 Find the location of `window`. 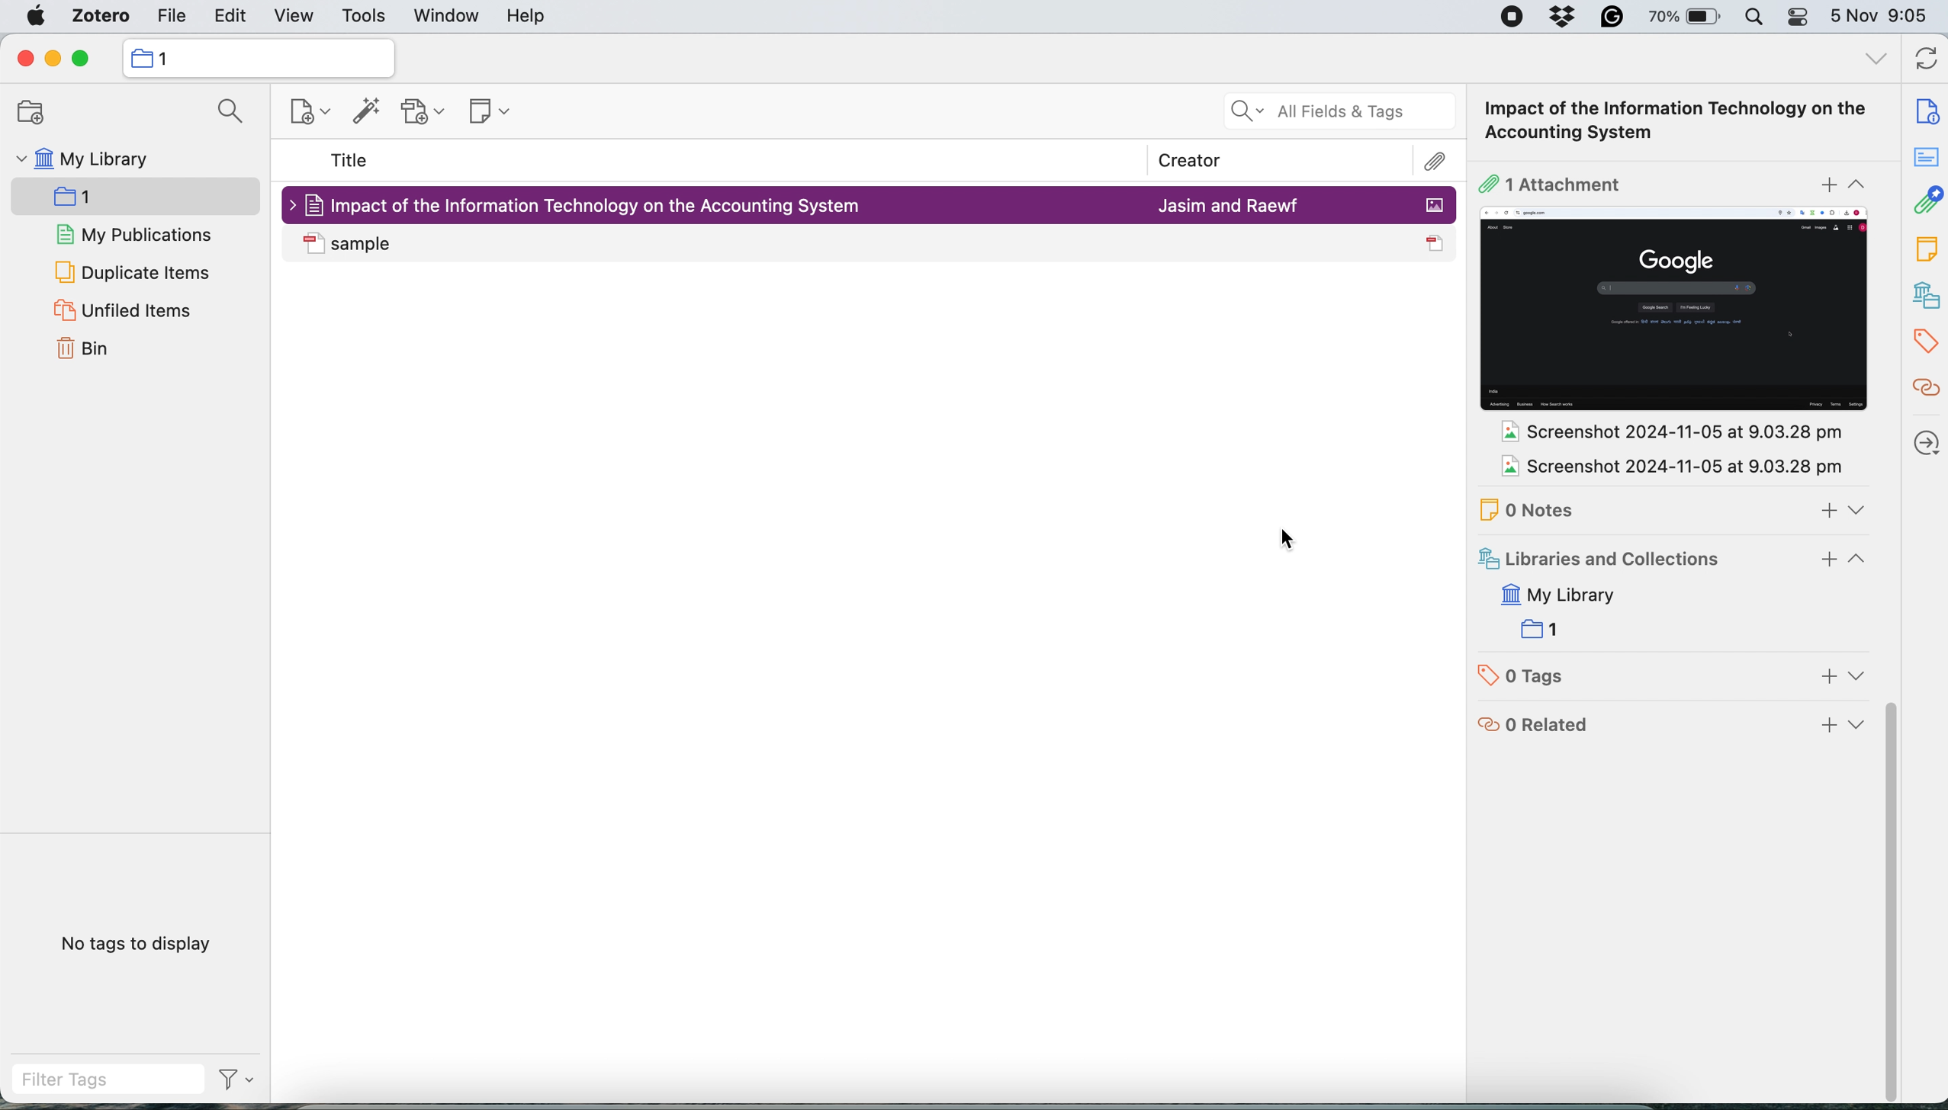

window is located at coordinates (444, 18).